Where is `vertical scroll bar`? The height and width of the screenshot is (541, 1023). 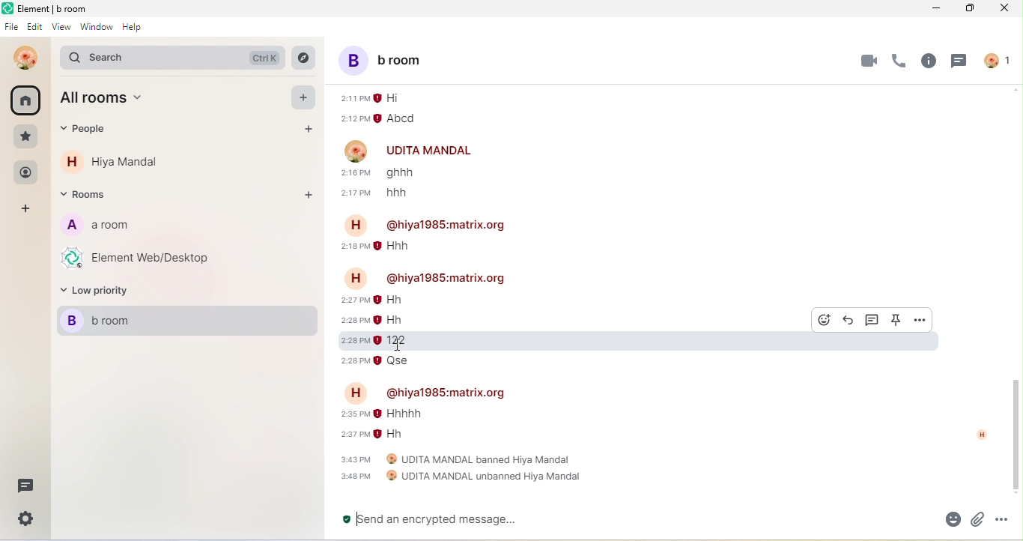 vertical scroll bar is located at coordinates (1013, 433).